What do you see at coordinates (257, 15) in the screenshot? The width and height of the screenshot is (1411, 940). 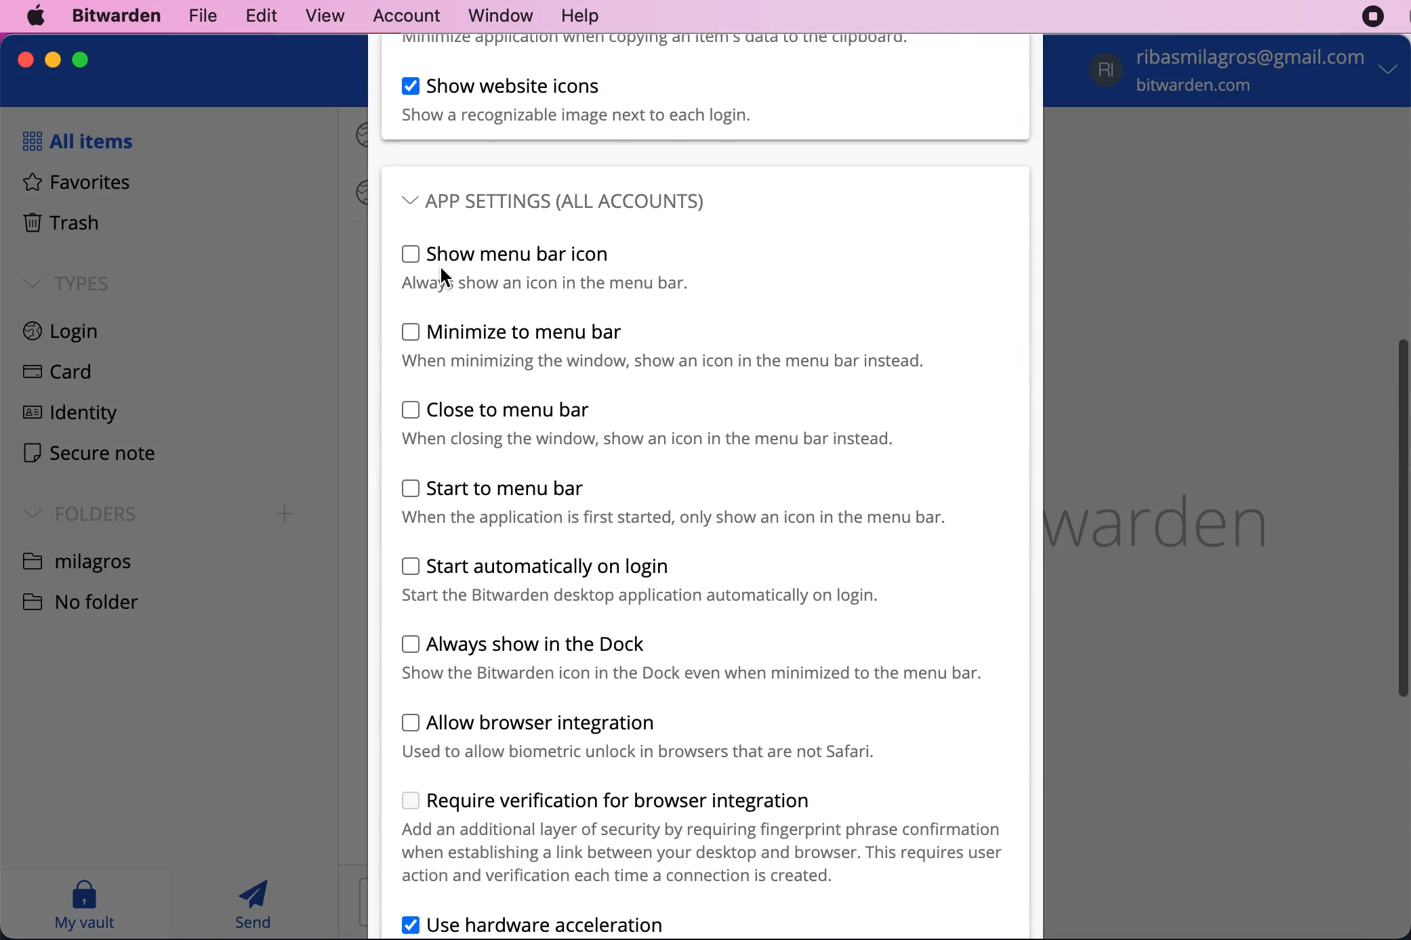 I see `edit` at bounding box center [257, 15].